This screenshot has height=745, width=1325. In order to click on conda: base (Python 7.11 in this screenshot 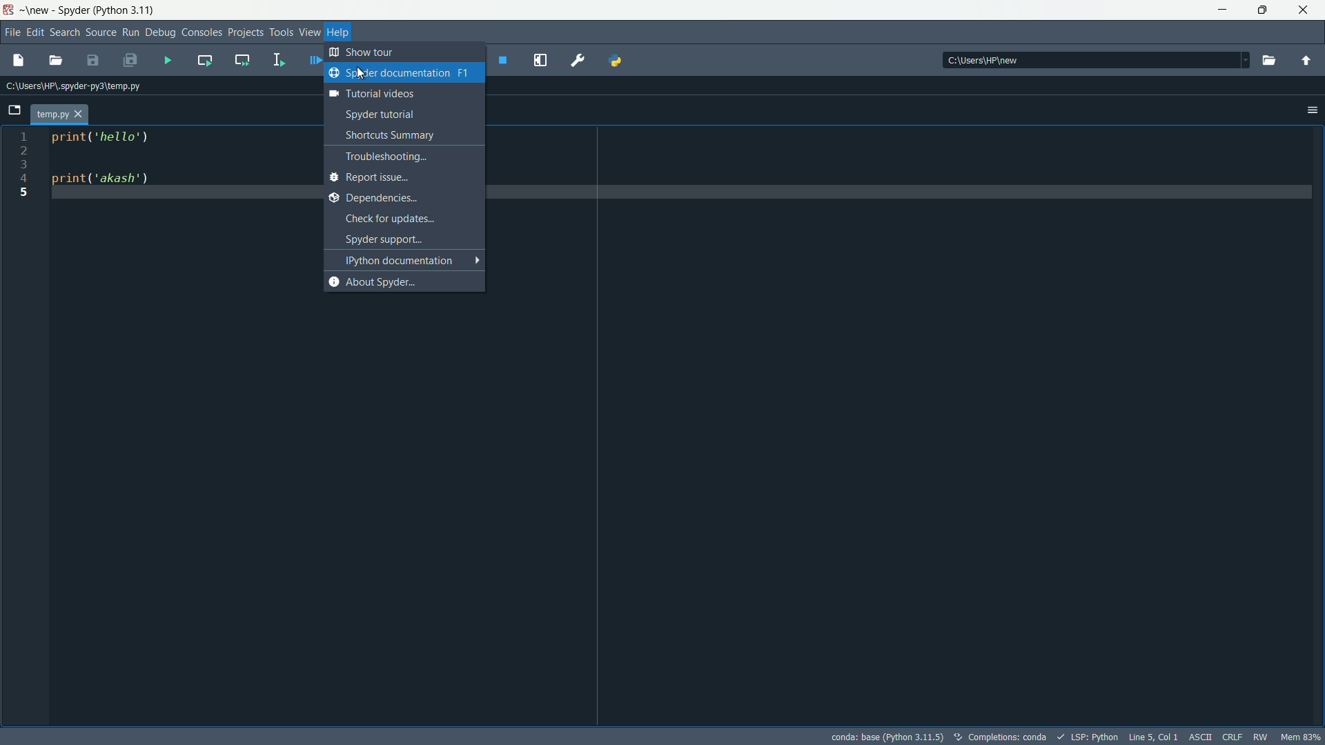, I will do `click(885, 737)`.